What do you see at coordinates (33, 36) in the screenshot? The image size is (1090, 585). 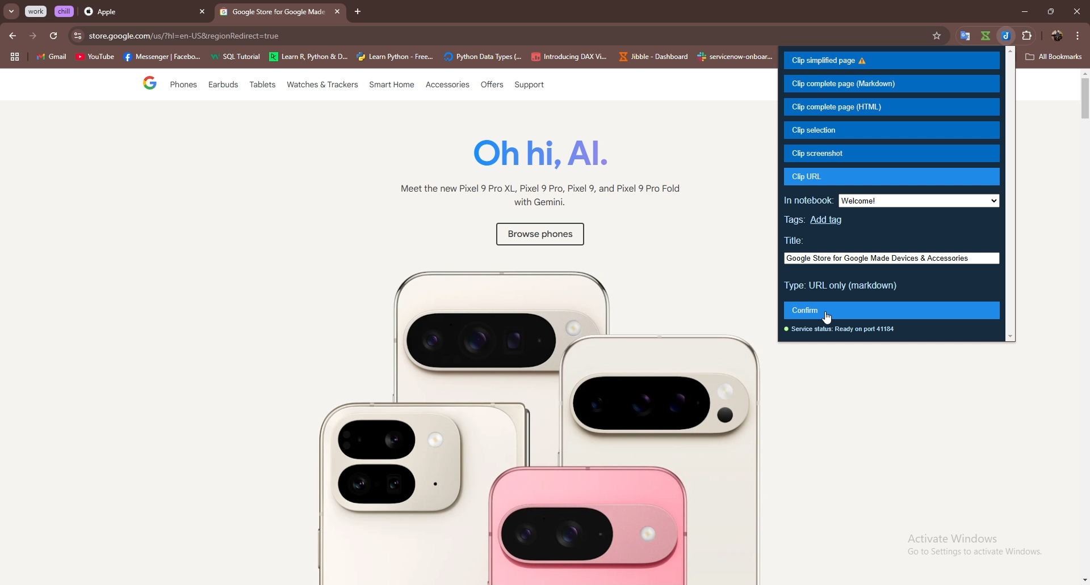 I see `forward` at bounding box center [33, 36].